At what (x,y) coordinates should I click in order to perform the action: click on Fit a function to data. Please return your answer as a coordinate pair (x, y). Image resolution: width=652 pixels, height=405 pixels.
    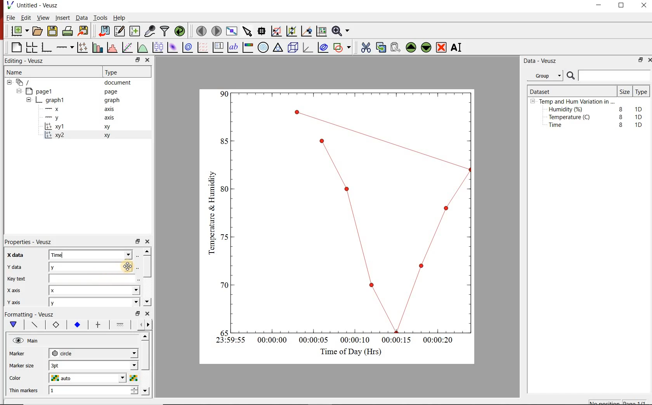
    Looking at the image, I should click on (128, 47).